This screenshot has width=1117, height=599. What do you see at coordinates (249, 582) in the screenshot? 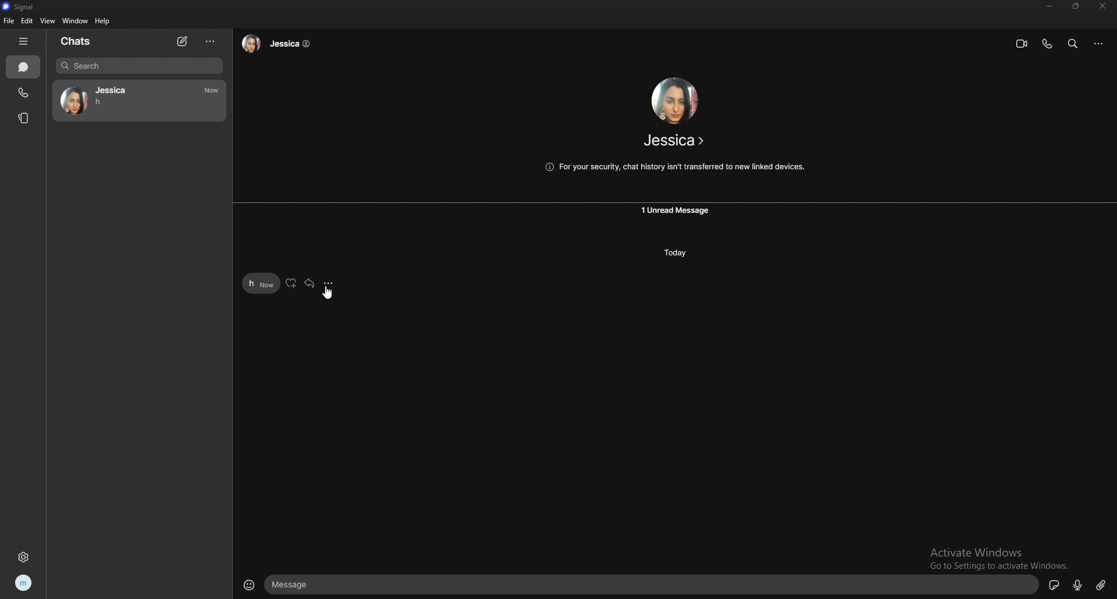
I see `emoji` at bounding box center [249, 582].